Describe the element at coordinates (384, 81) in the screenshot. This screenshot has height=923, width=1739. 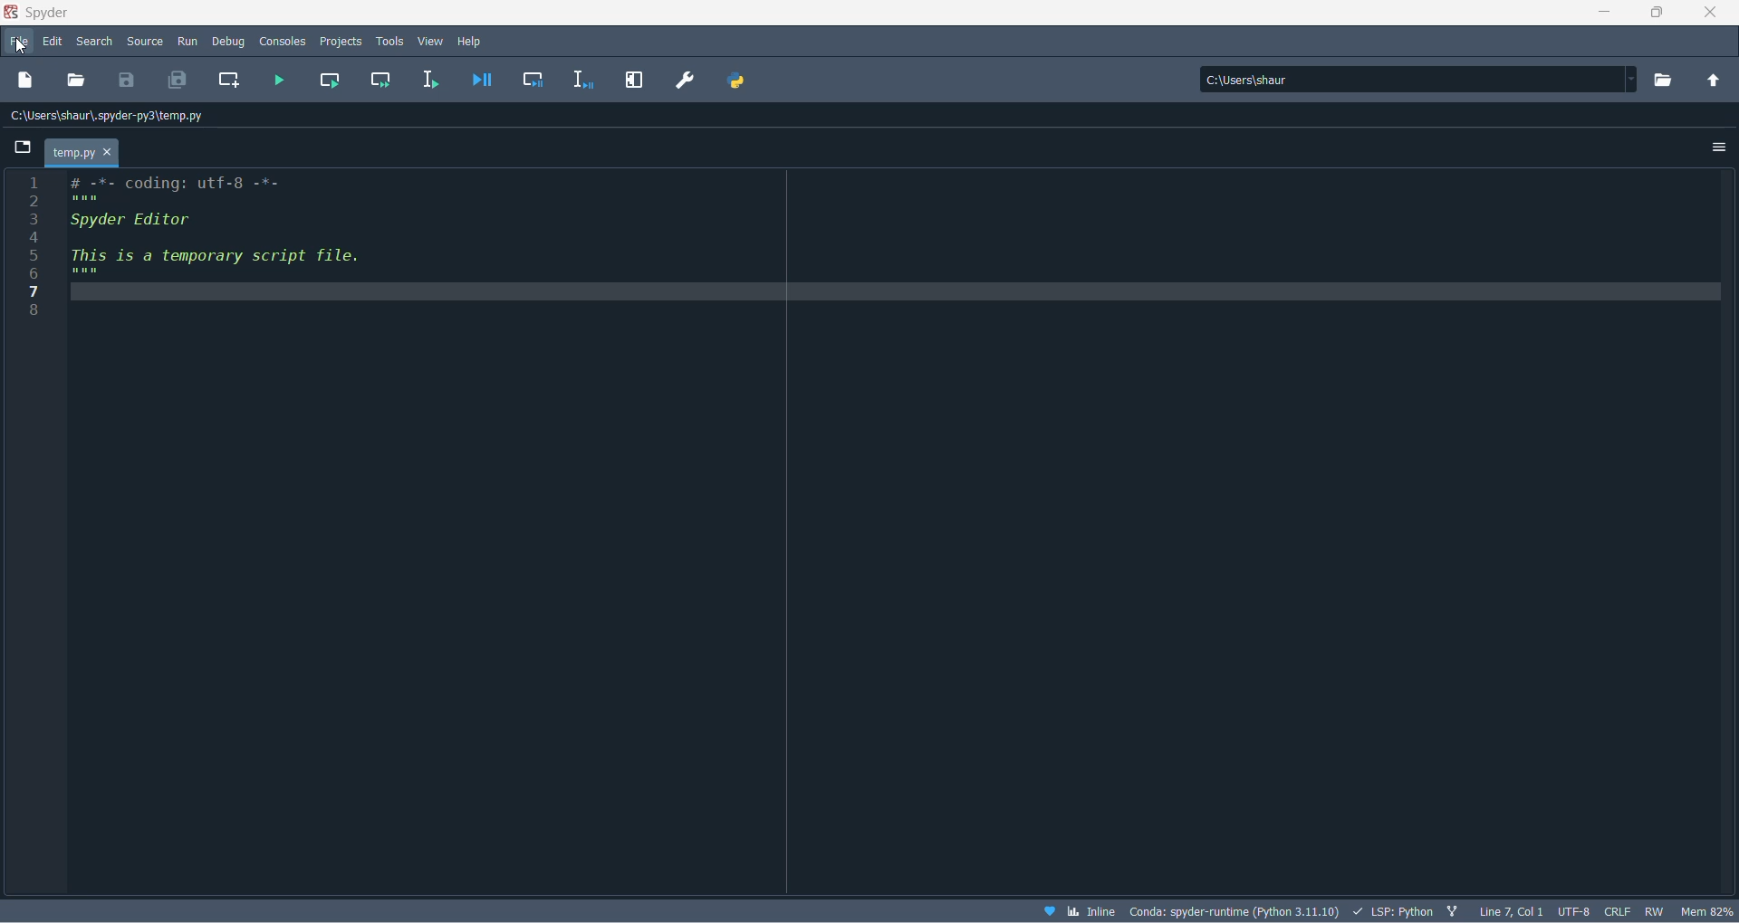
I see `run current cell` at that location.